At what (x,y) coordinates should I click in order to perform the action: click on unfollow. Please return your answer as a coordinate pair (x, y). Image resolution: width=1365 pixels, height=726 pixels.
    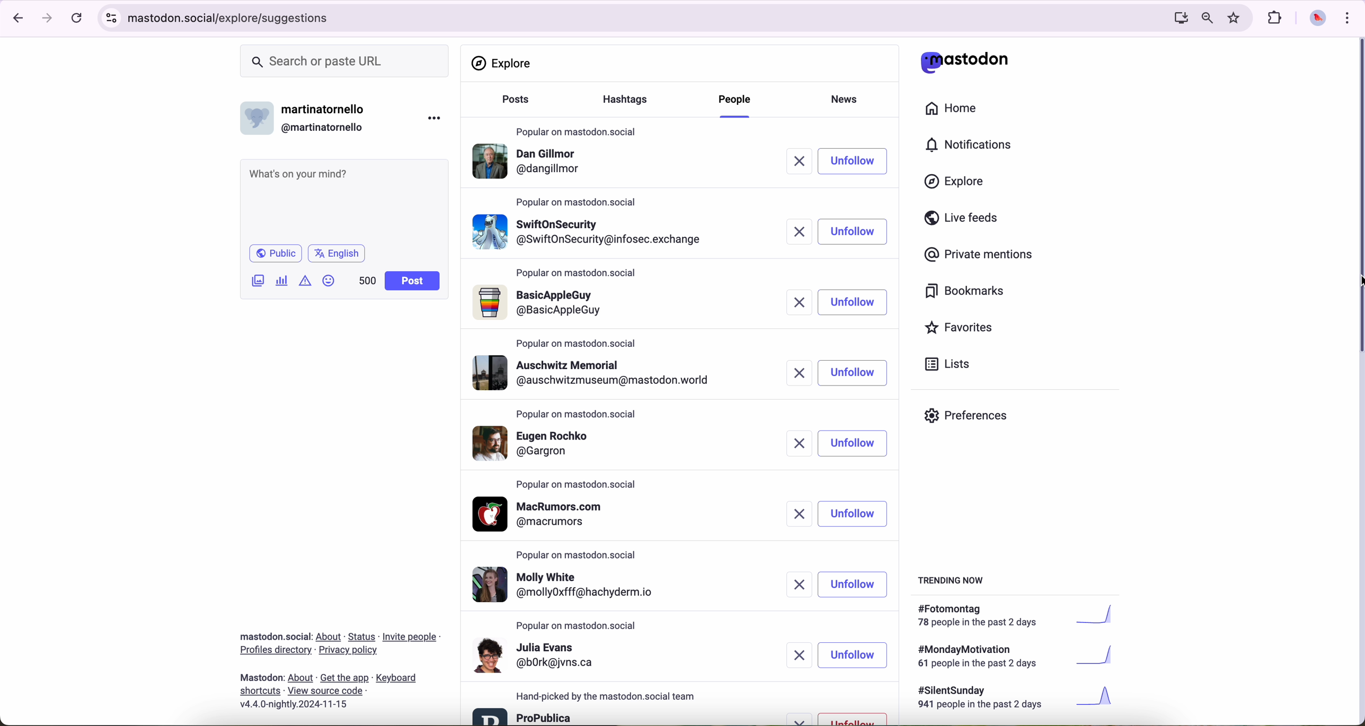
    Looking at the image, I should click on (854, 373).